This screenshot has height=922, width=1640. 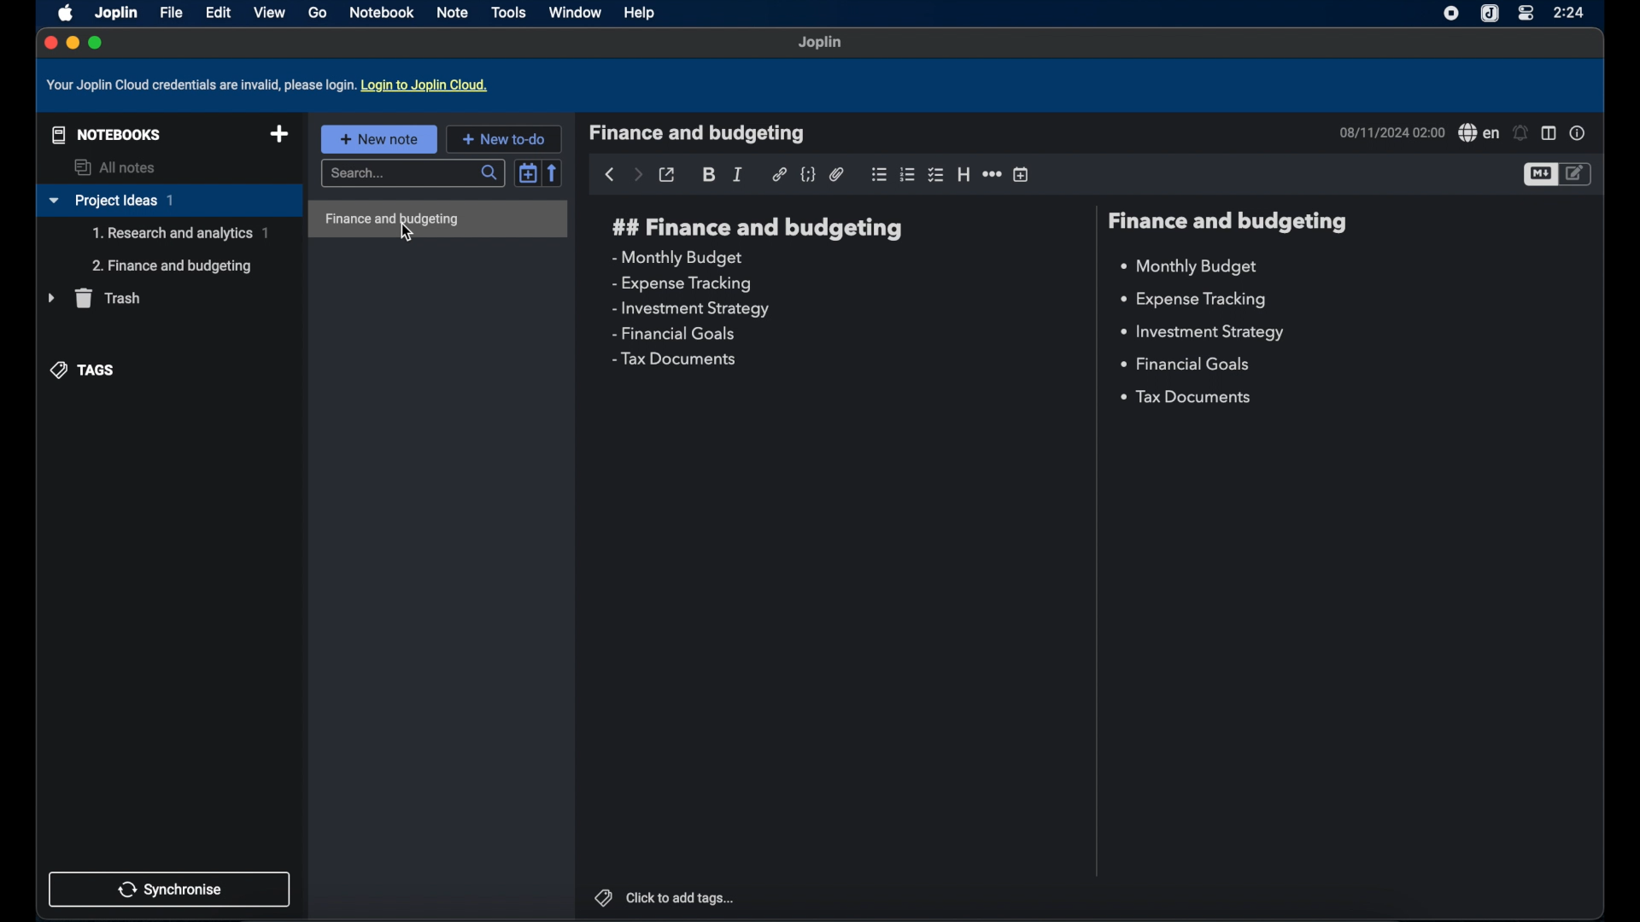 What do you see at coordinates (175, 266) in the screenshot?
I see `sub-notebook(Finance and budgeting)` at bounding box center [175, 266].